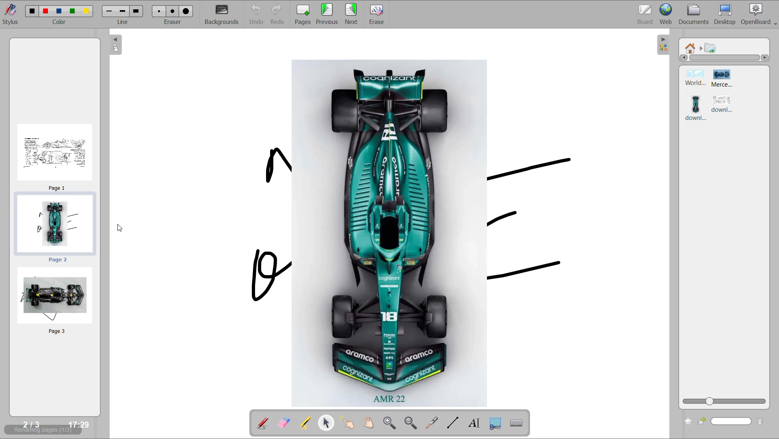 This screenshot has height=439, width=779. Describe the element at coordinates (327, 14) in the screenshot. I see `previous` at that location.